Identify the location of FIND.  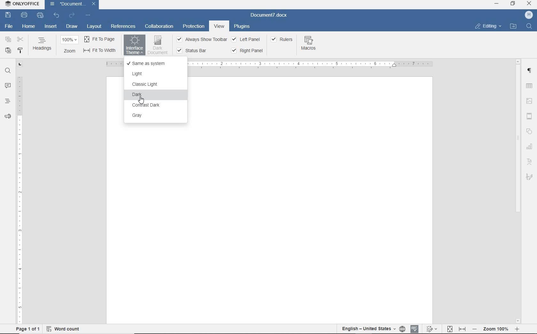
(529, 27).